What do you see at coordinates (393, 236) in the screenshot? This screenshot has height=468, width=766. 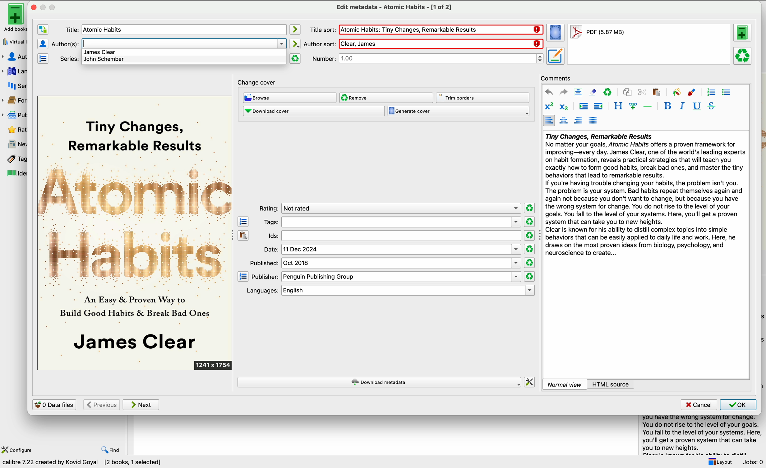 I see `Ids` at bounding box center [393, 236].